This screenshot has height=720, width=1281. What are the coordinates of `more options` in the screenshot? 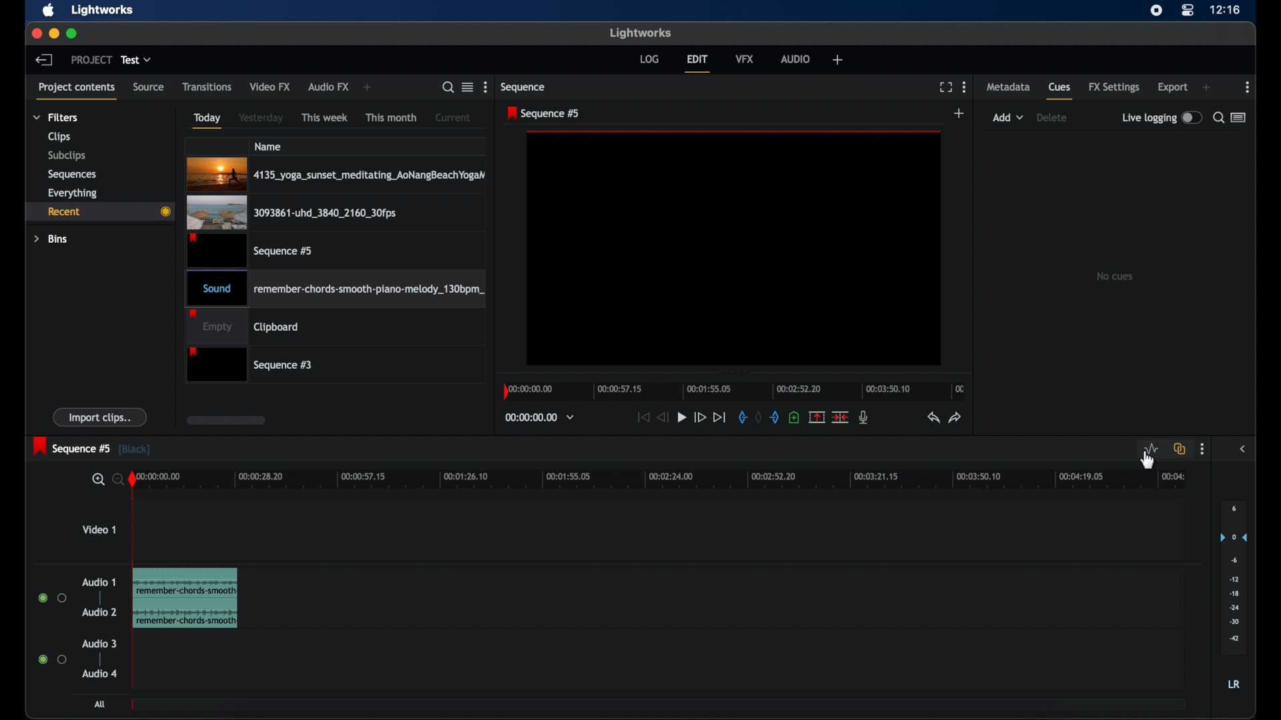 It's located at (1202, 449).